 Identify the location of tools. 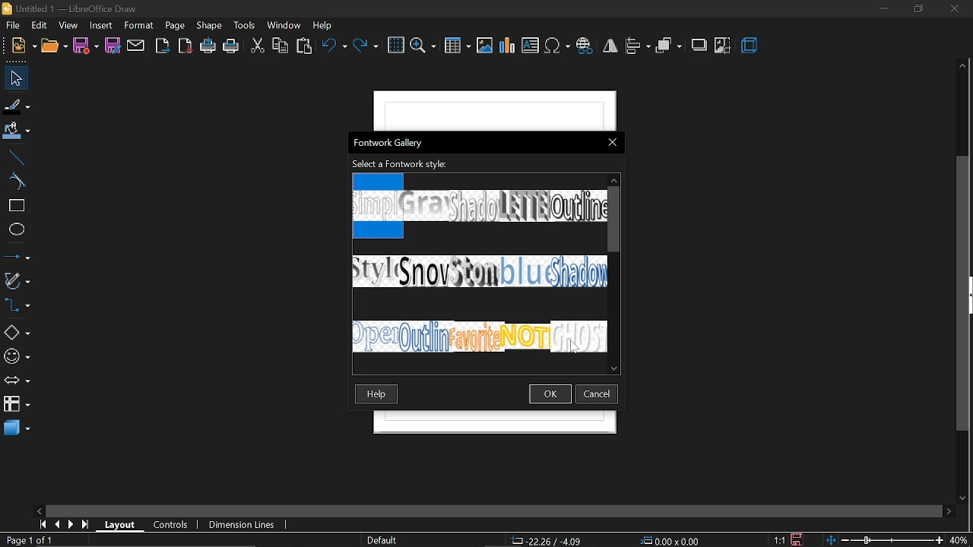
(245, 26).